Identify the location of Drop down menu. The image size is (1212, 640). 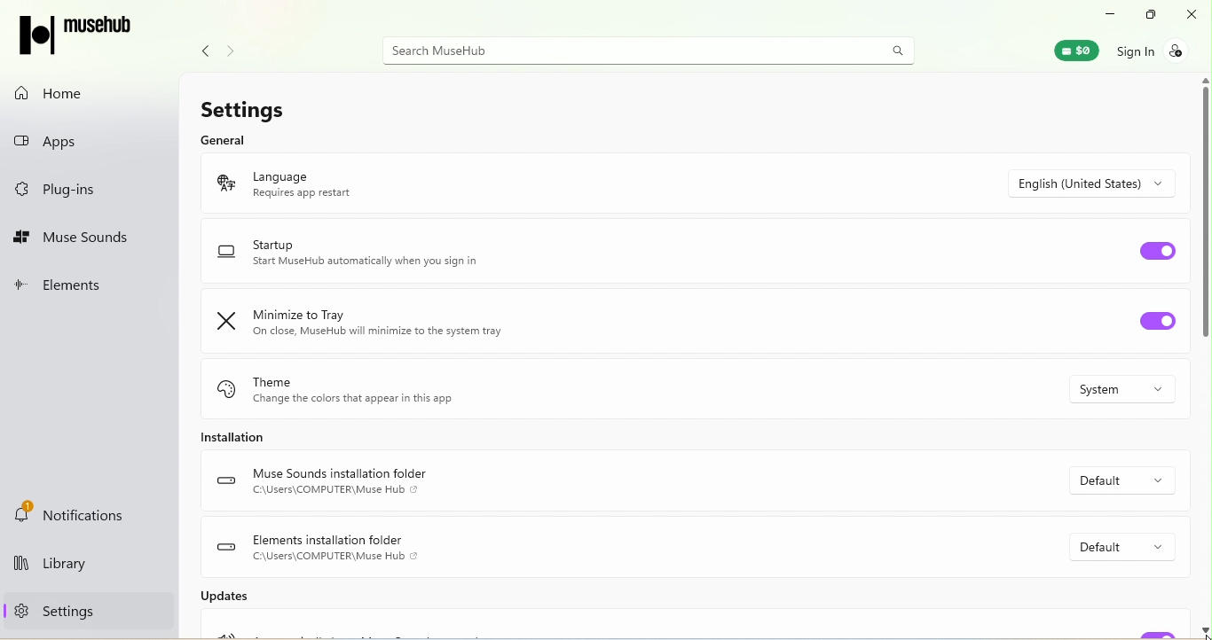
(1114, 480).